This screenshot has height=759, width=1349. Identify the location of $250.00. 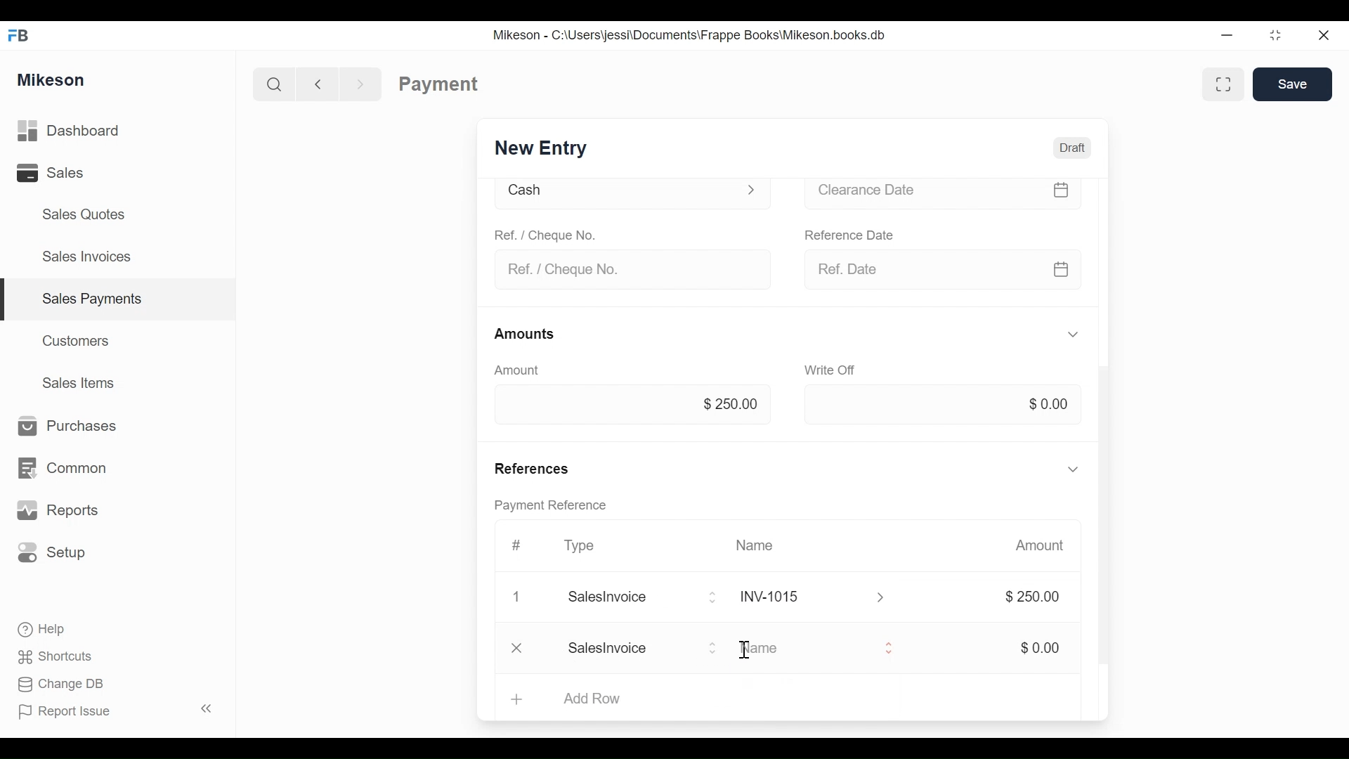
(1033, 597).